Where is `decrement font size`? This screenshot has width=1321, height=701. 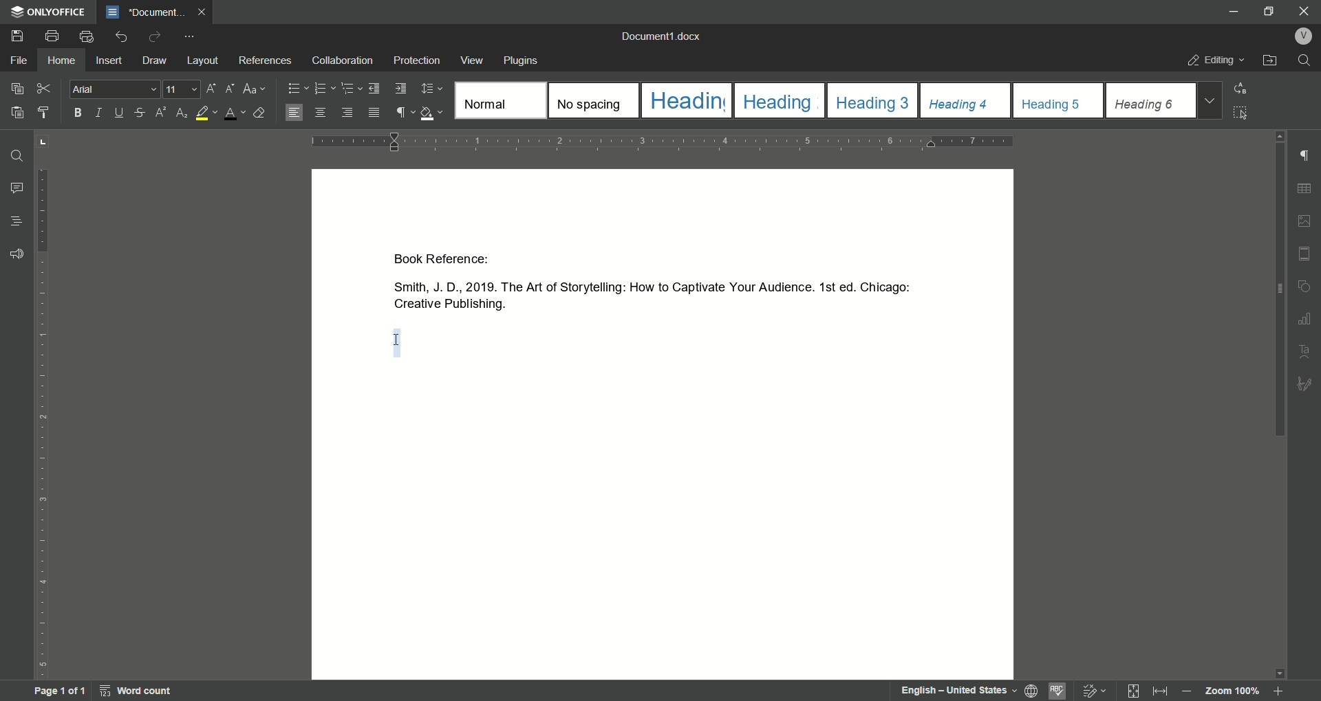 decrement font size is located at coordinates (228, 88).